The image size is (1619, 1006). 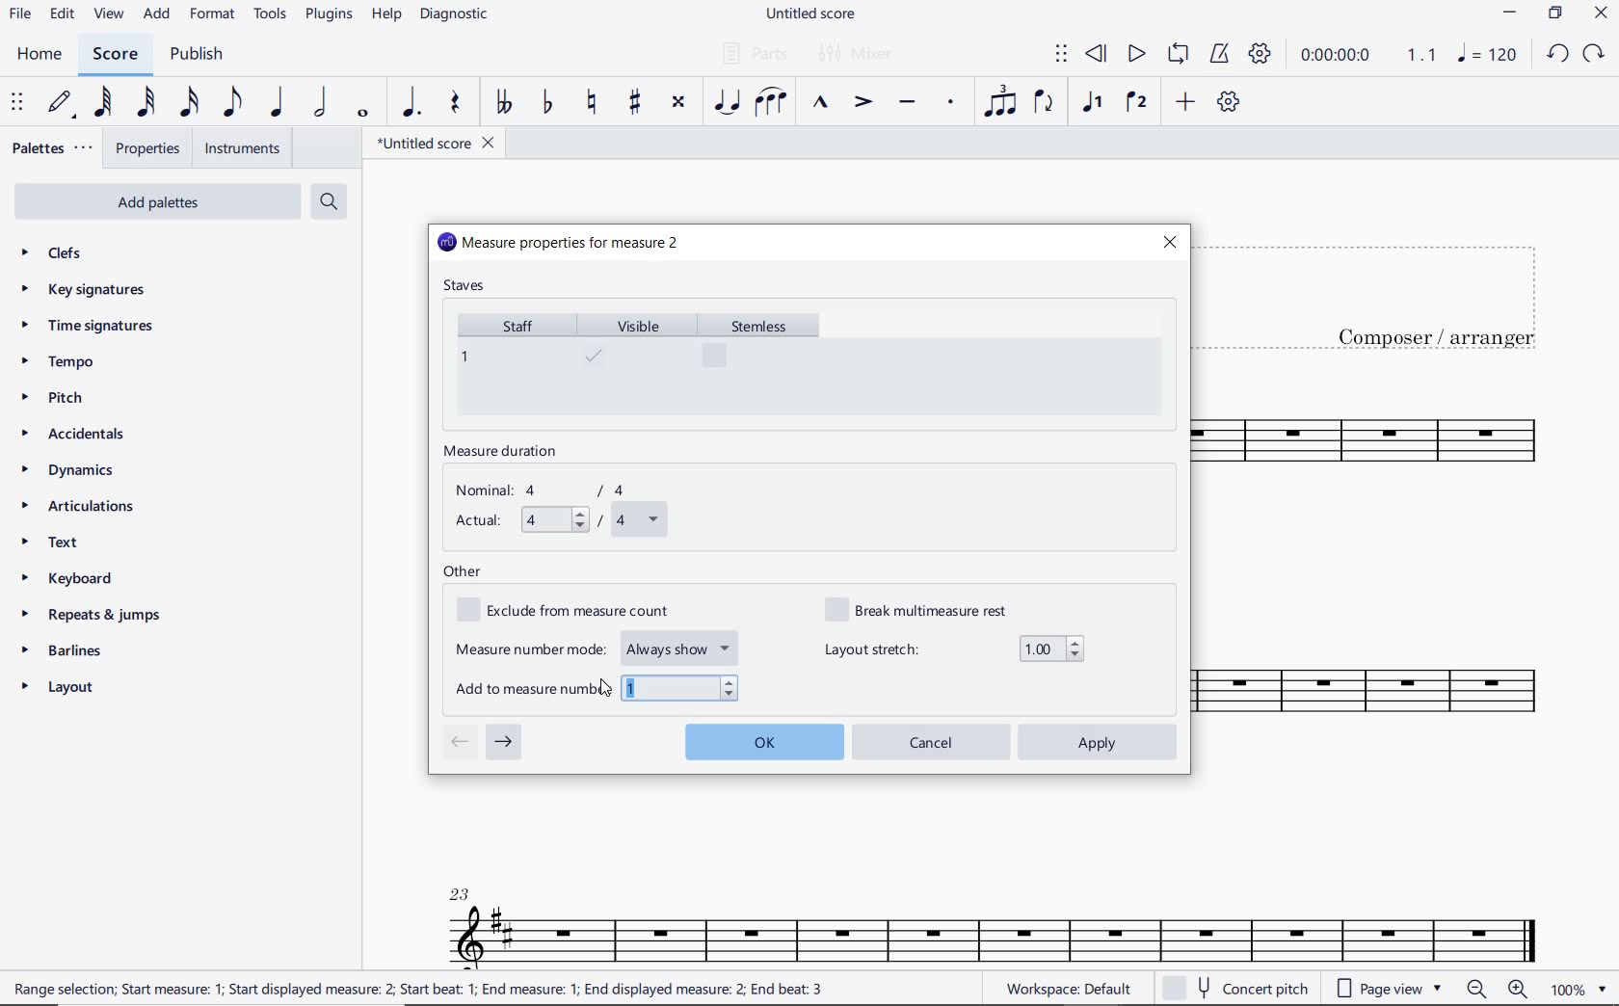 I want to click on REWIND, so click(x=1097, y=55).